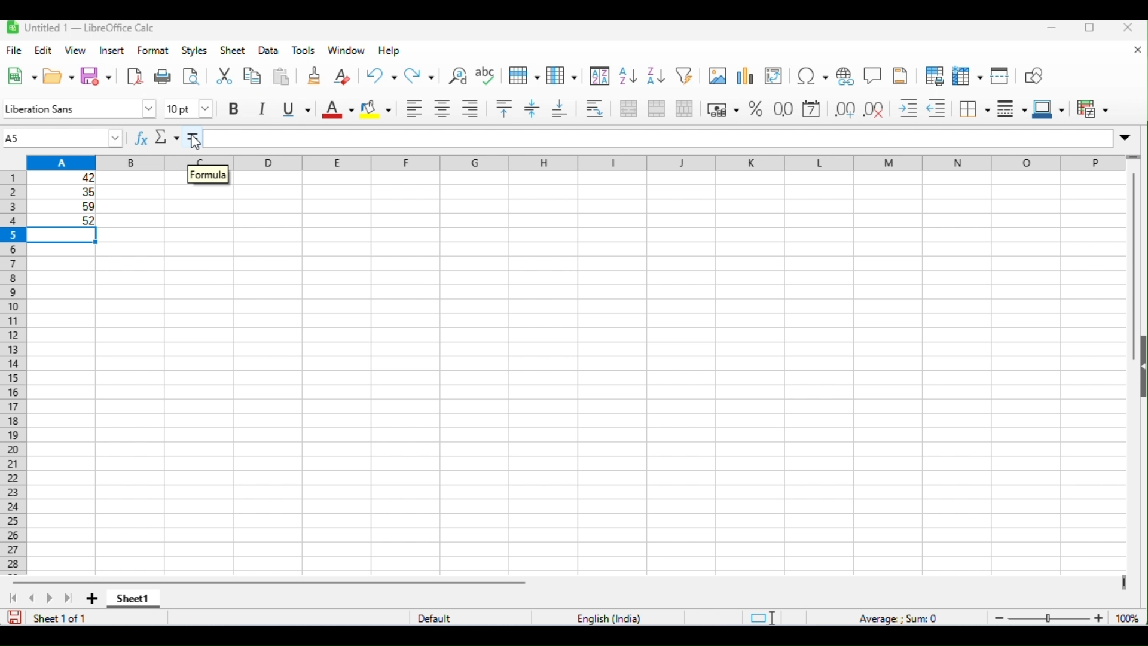  Describe the element at coordinates (755, 109) in the screenshot. I see `format as percent` at that location.